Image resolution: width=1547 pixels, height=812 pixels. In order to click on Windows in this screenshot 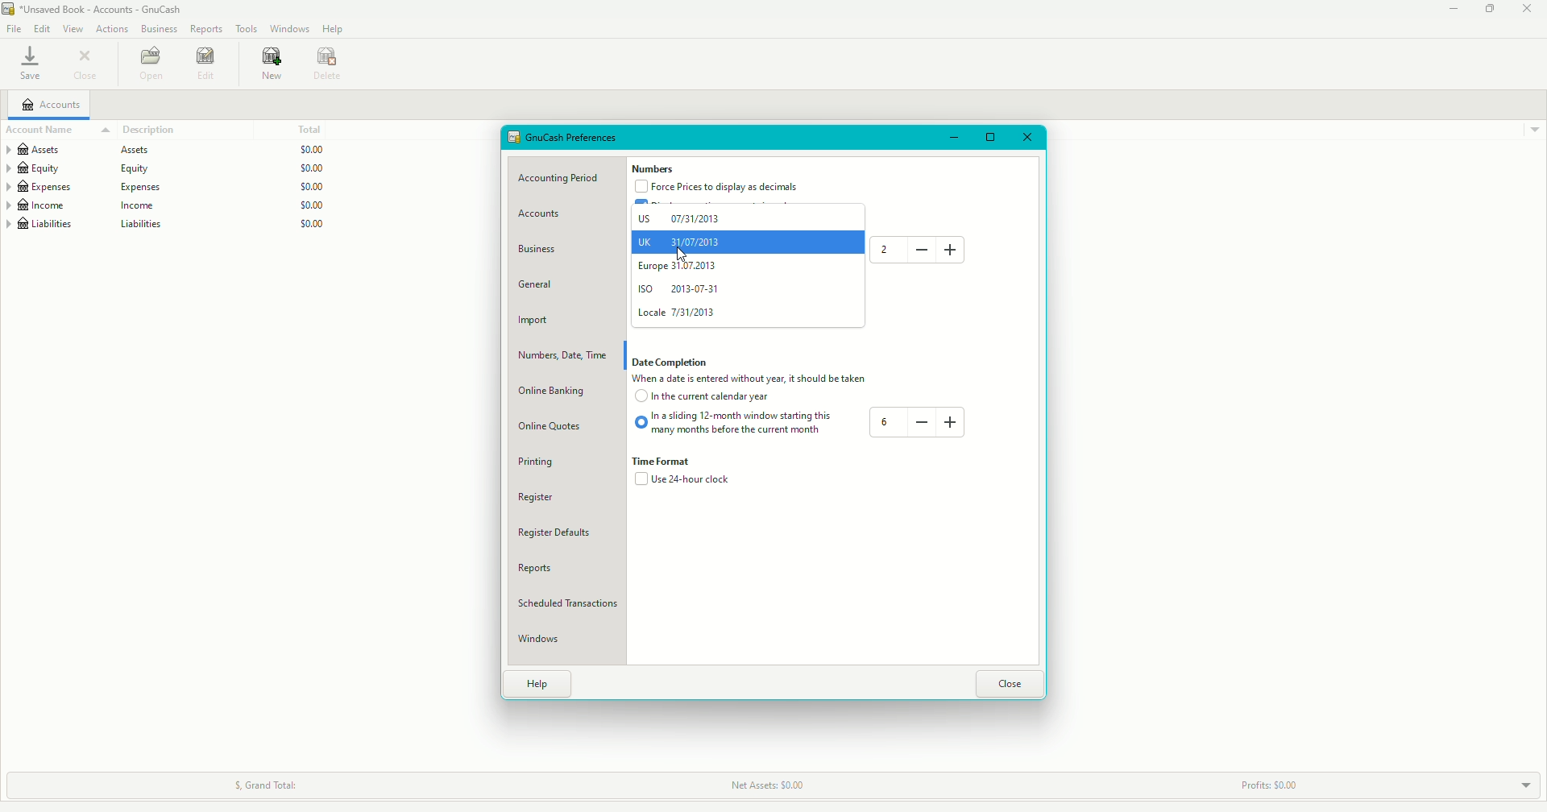, I will do `click(288, 29)`.